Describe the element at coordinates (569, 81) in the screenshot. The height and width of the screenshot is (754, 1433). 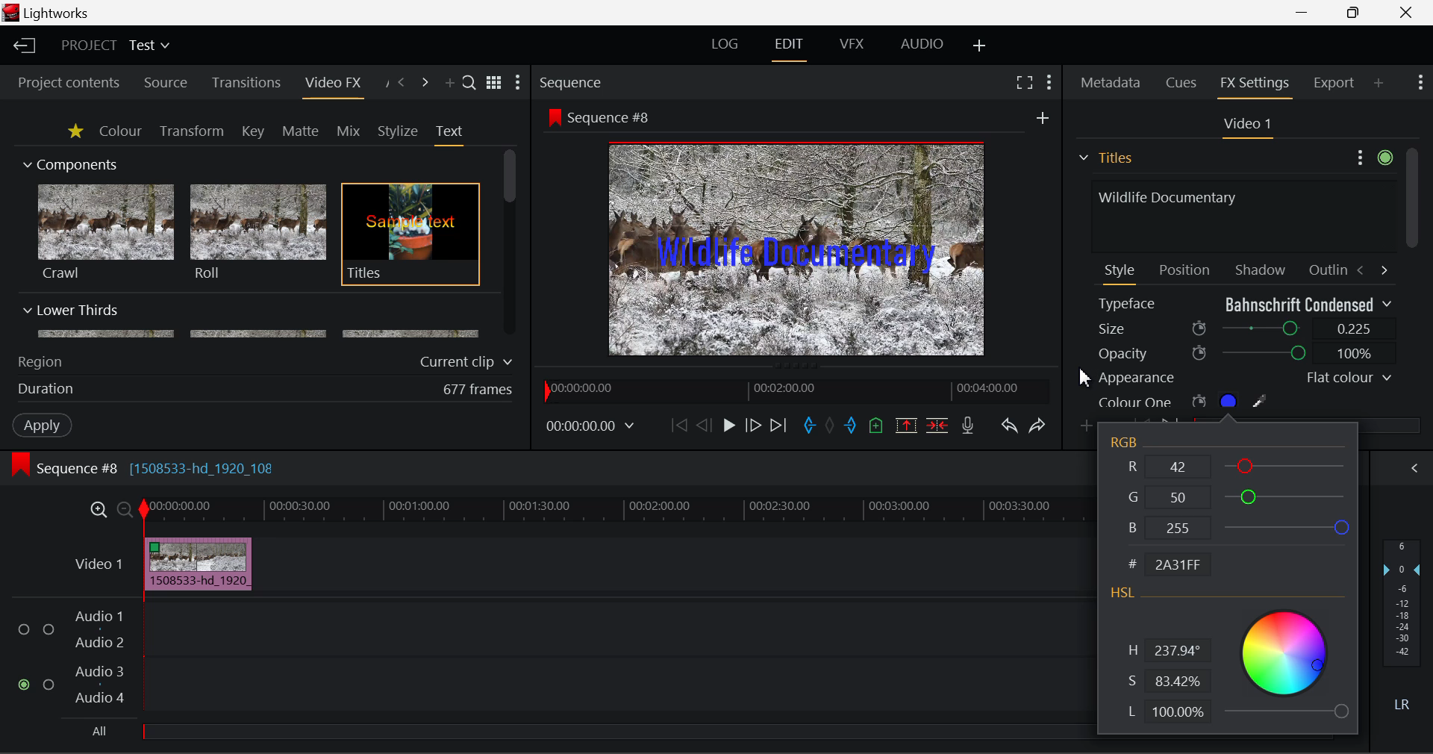
I see `Sequence` at that location.